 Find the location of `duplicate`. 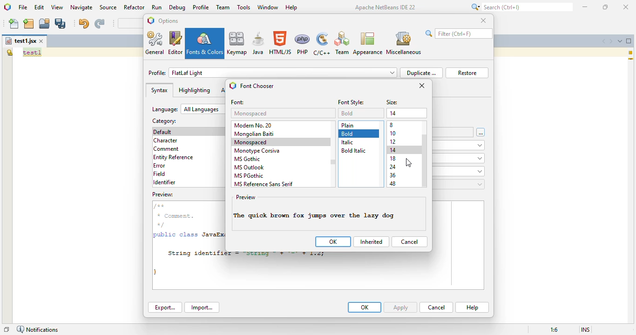

duplicate is located at coordinates (421, 73).